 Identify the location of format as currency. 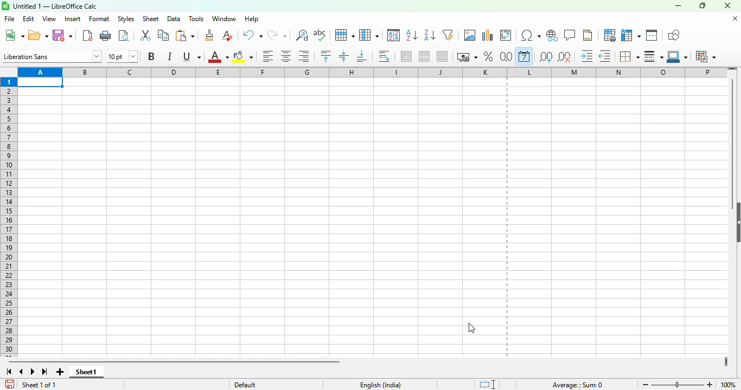
(467, 57).